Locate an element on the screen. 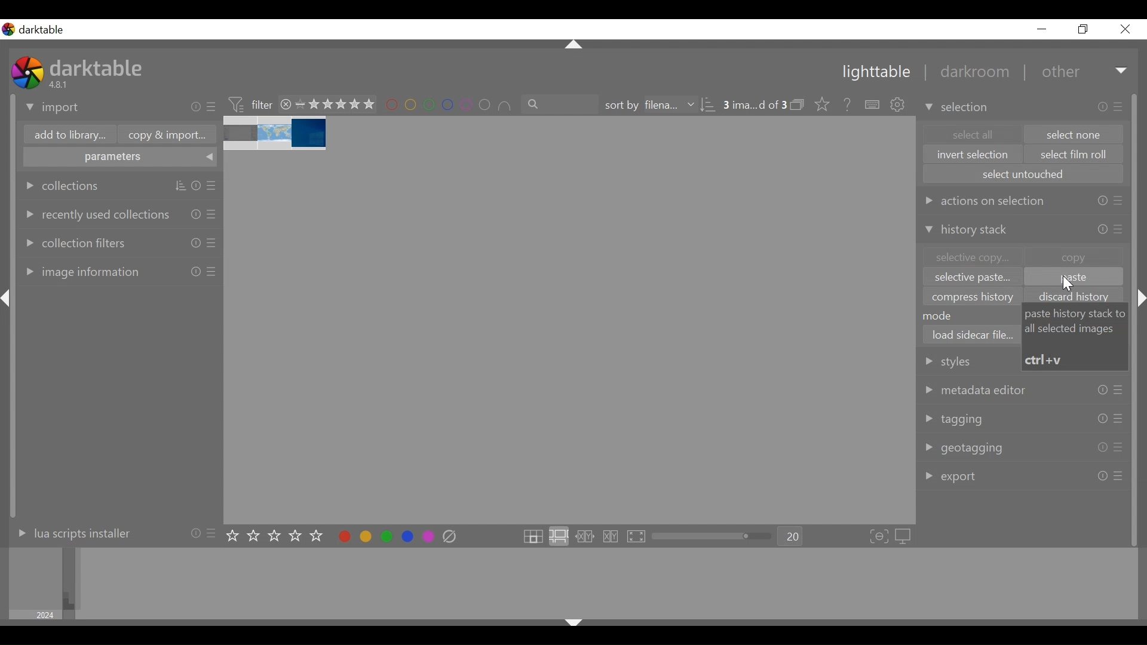 Image resolution: width=1147 pixels, height=645 pixels. presets is located at coordinates (1118, 448).